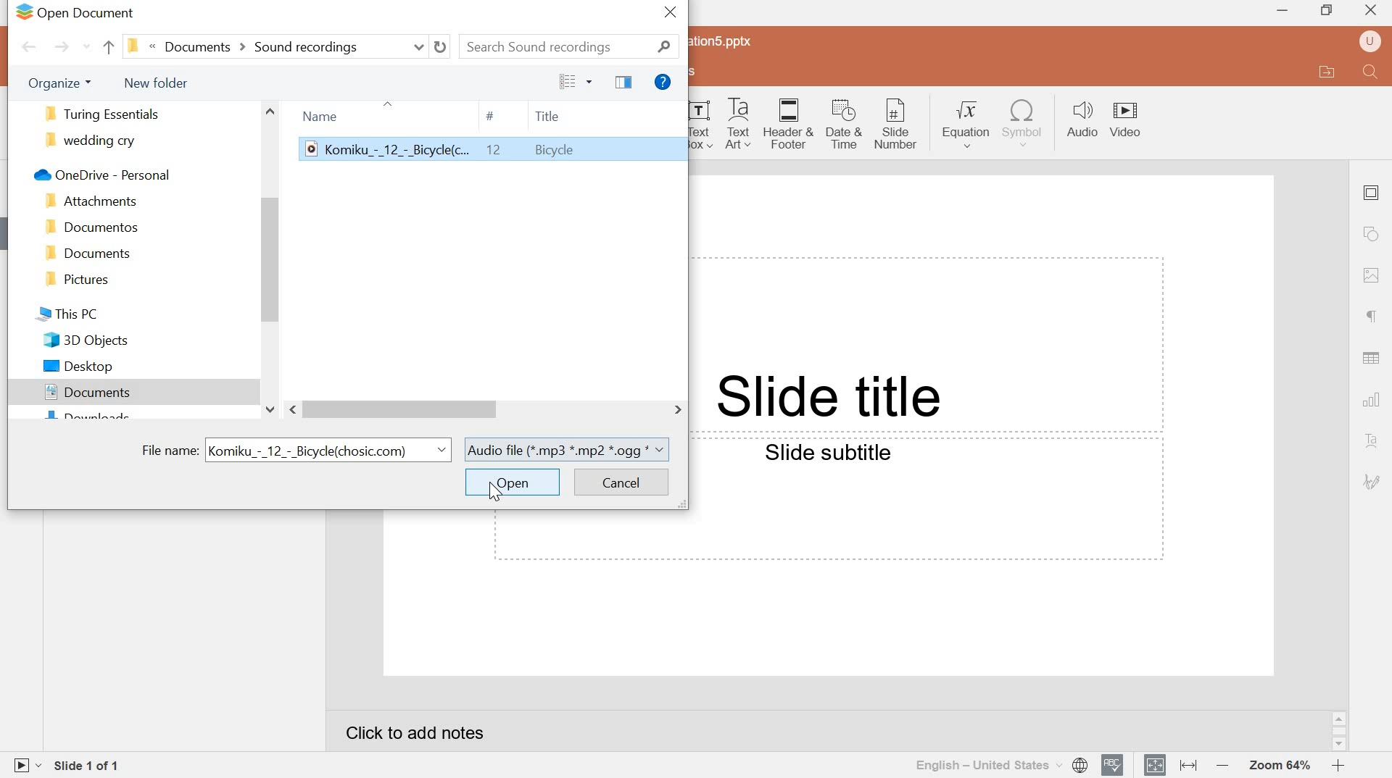 The image size is (1392, 778). I want to click on recent locations, so click(85, 48).